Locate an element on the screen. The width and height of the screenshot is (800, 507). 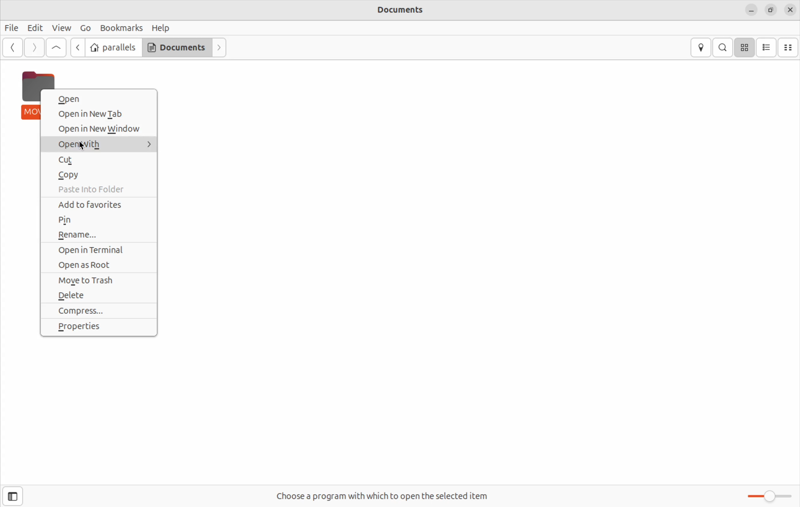
open in terminal is located at coordinates (99, 251).